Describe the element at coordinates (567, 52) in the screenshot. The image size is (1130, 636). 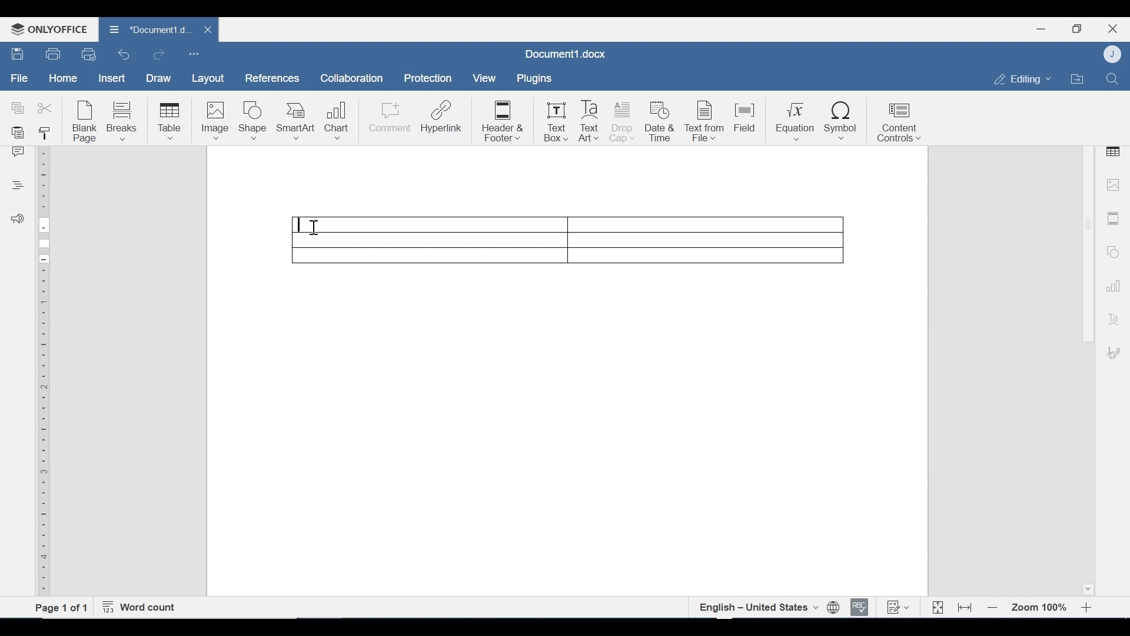
I see `Document1.docx` at that location.